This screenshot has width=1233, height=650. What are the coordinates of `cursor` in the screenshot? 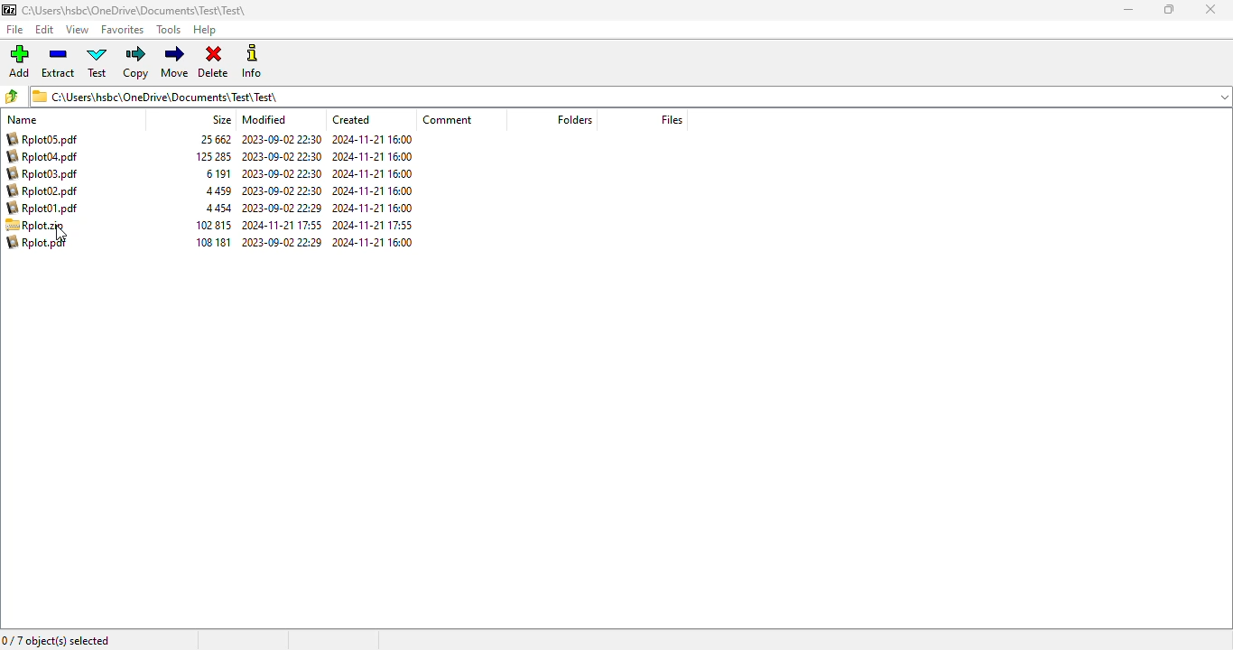 It's located at (62, 235).